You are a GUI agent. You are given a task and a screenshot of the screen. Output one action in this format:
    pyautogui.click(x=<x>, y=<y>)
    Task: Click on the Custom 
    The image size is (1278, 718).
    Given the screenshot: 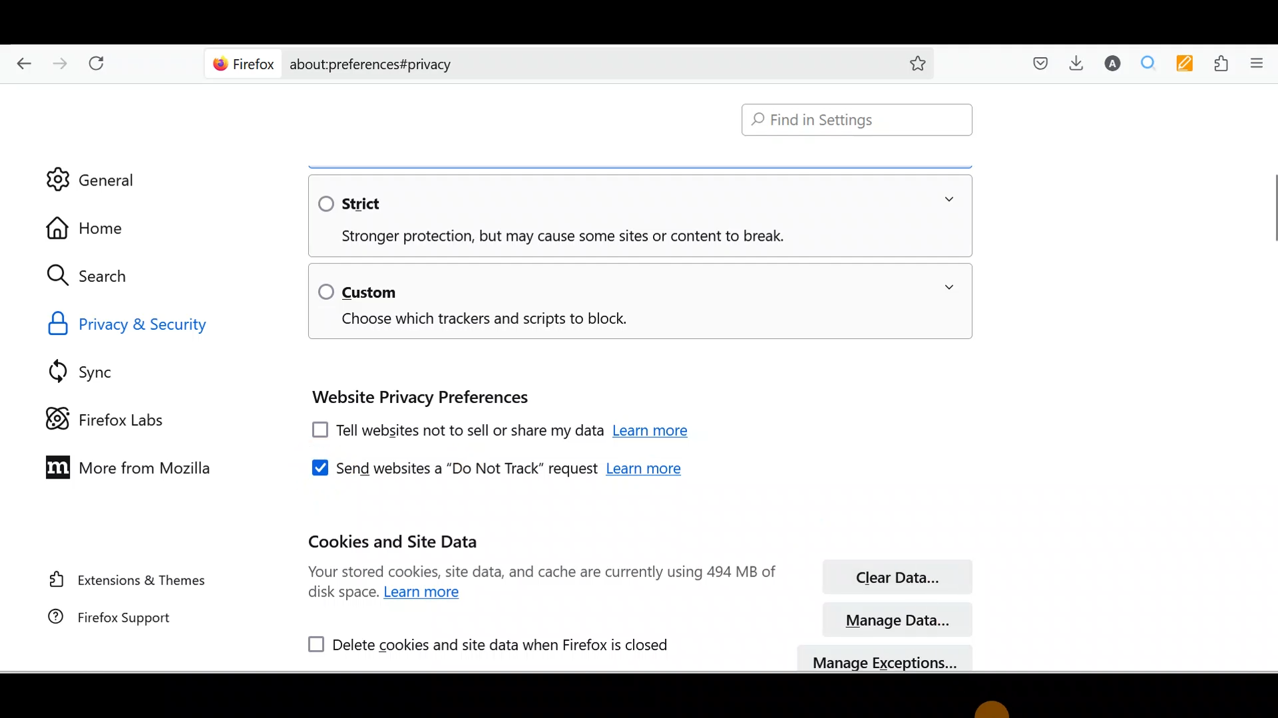 What is the action you would take?
    pyautogui.click(x=358, y=291)
    